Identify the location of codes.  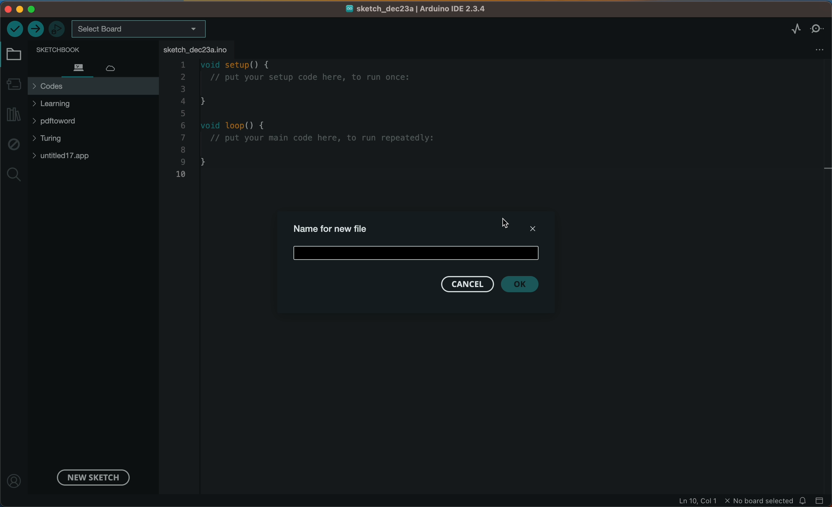
(93, 86).